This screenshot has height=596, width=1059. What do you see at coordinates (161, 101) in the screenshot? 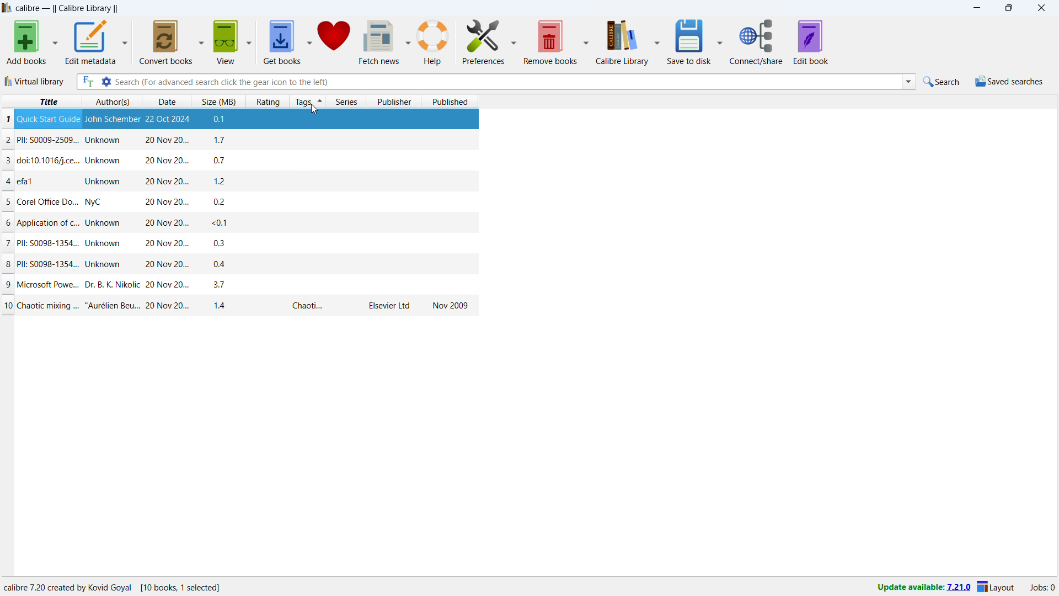
I see `sort by date` at bounding box center [161, 101].